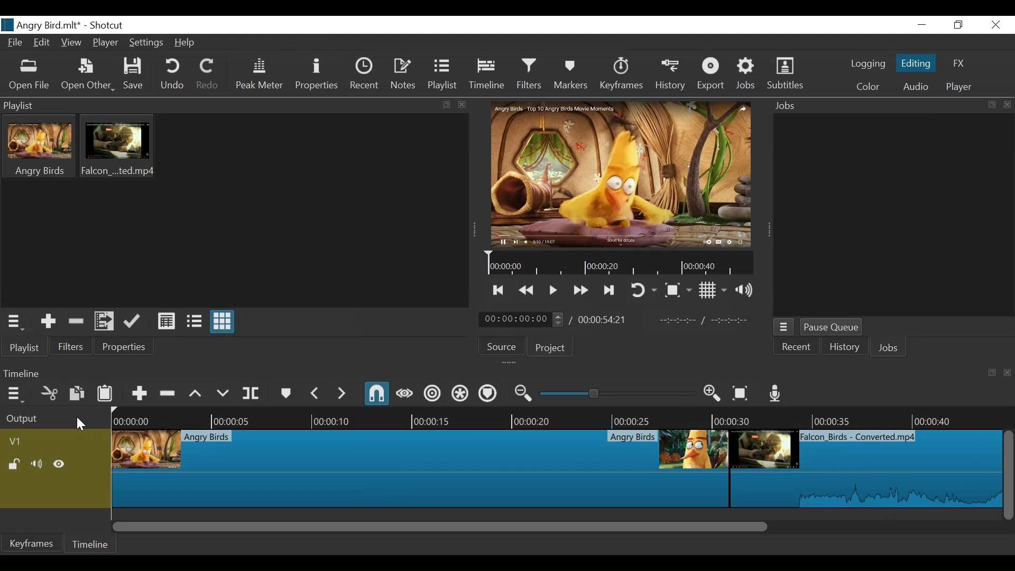 This screenshot has width=1015, height=571. Describe the element at coordinates (15, 43) in the screenshot. I see `File` at that location.